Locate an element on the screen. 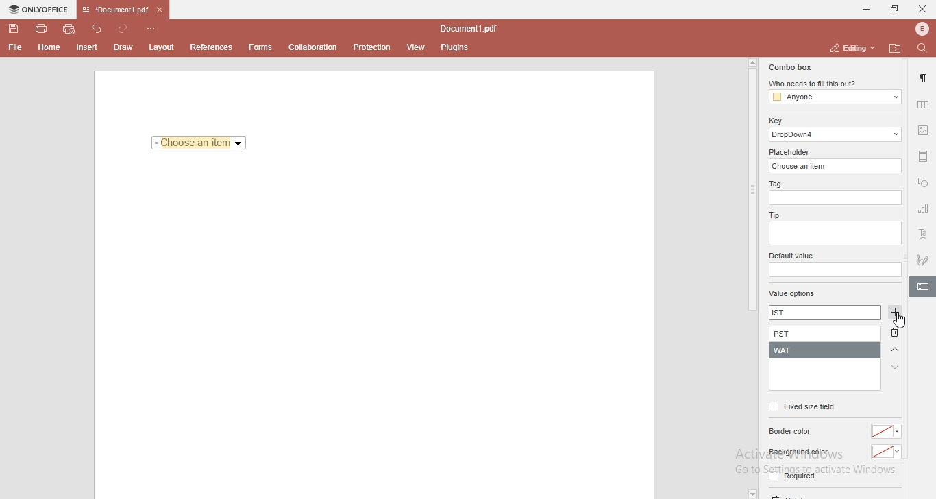 This screenshot has height=499, width=936. image is located at coordinates (924, 132).